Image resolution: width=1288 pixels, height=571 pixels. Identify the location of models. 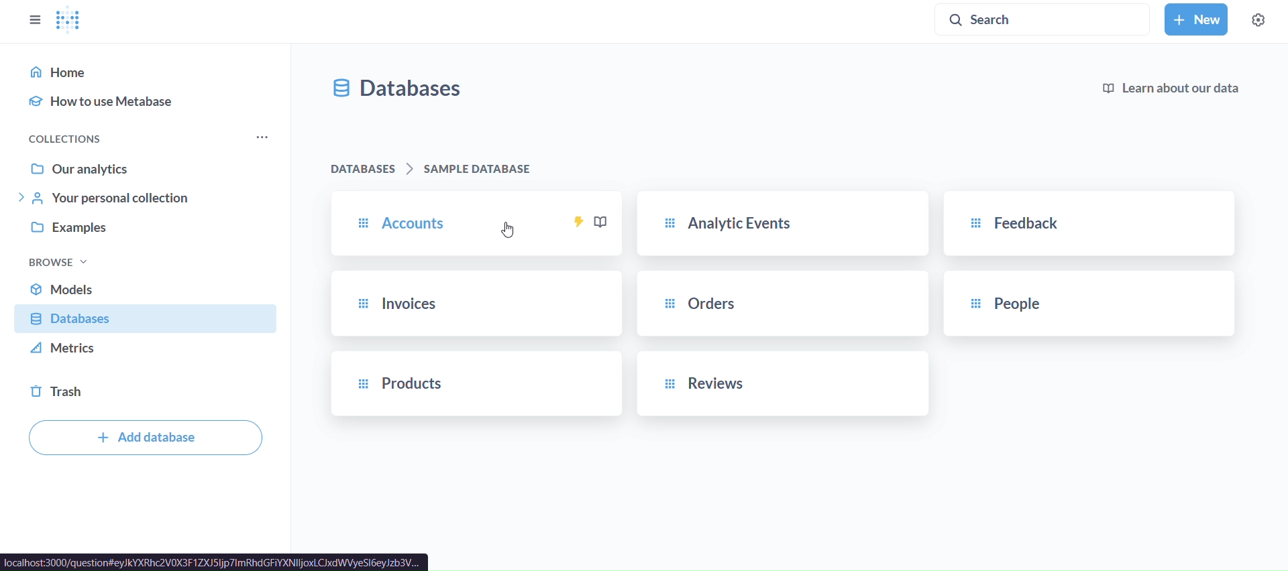
(148, 288).